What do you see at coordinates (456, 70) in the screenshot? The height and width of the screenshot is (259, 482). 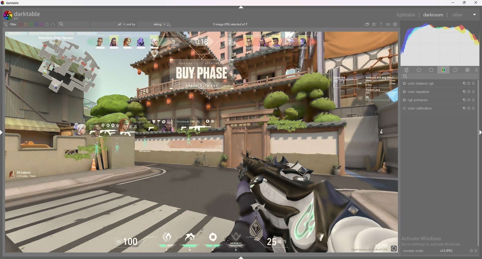 I see `correct` at bounding box center [456, 70].